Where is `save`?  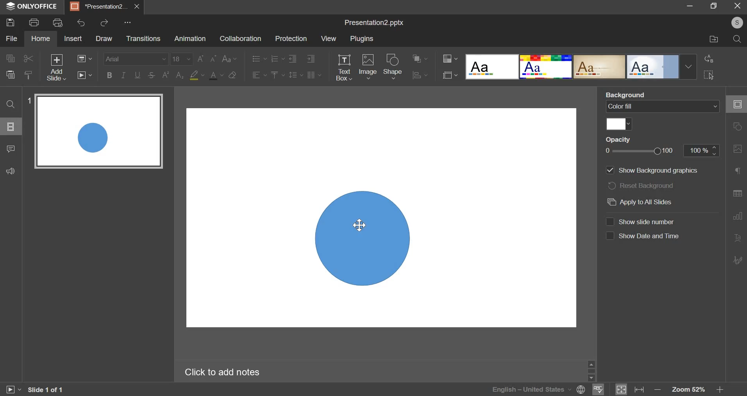 save is located at coordinates (10, 22).